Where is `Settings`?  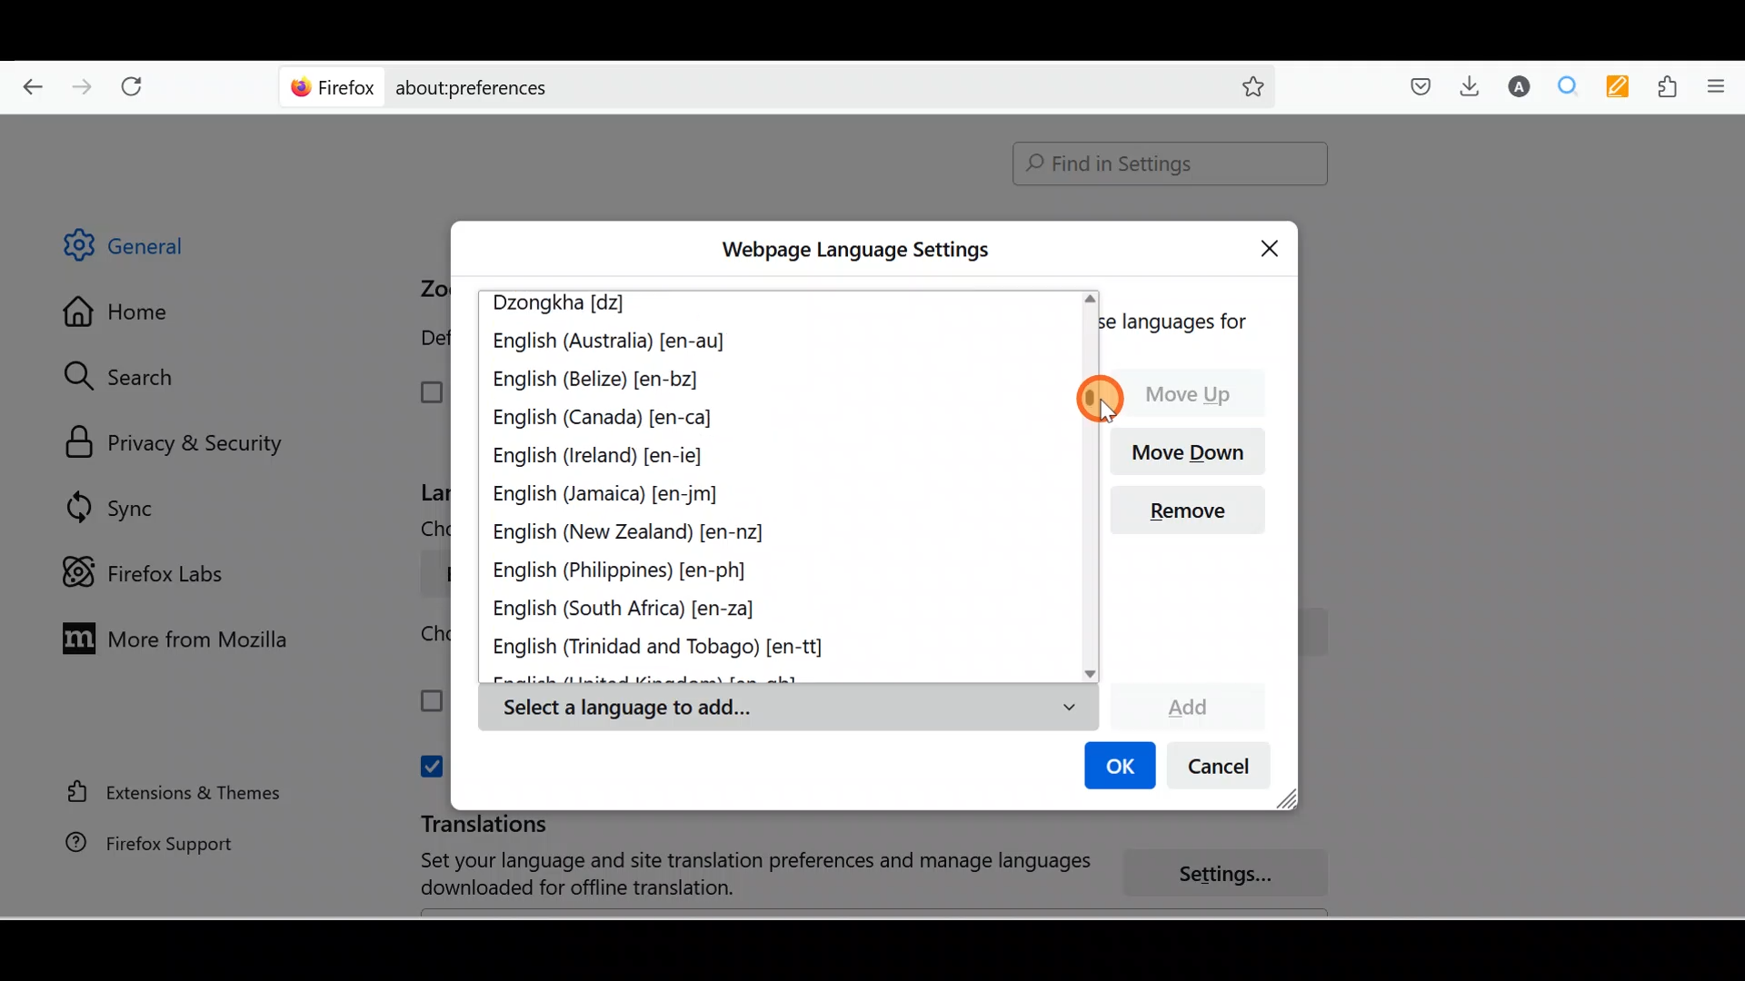
Settings is located at coordinates (1236, 875).